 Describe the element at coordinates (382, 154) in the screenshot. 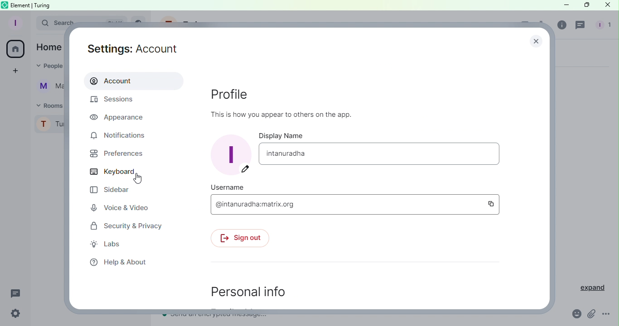

I see `Display name - intanuradha` at that location.